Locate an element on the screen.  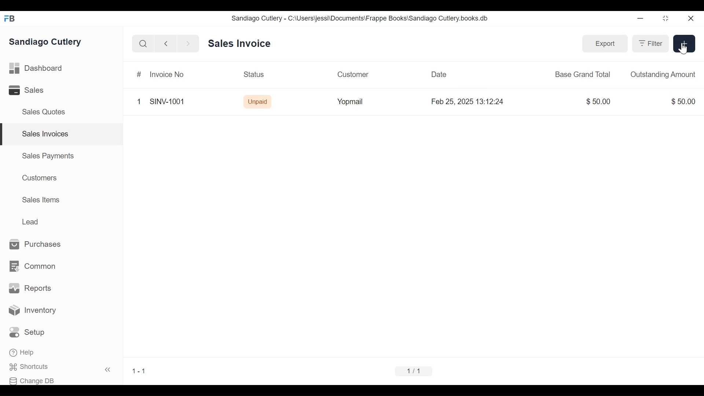
Date is located at coordinates (440, 74).